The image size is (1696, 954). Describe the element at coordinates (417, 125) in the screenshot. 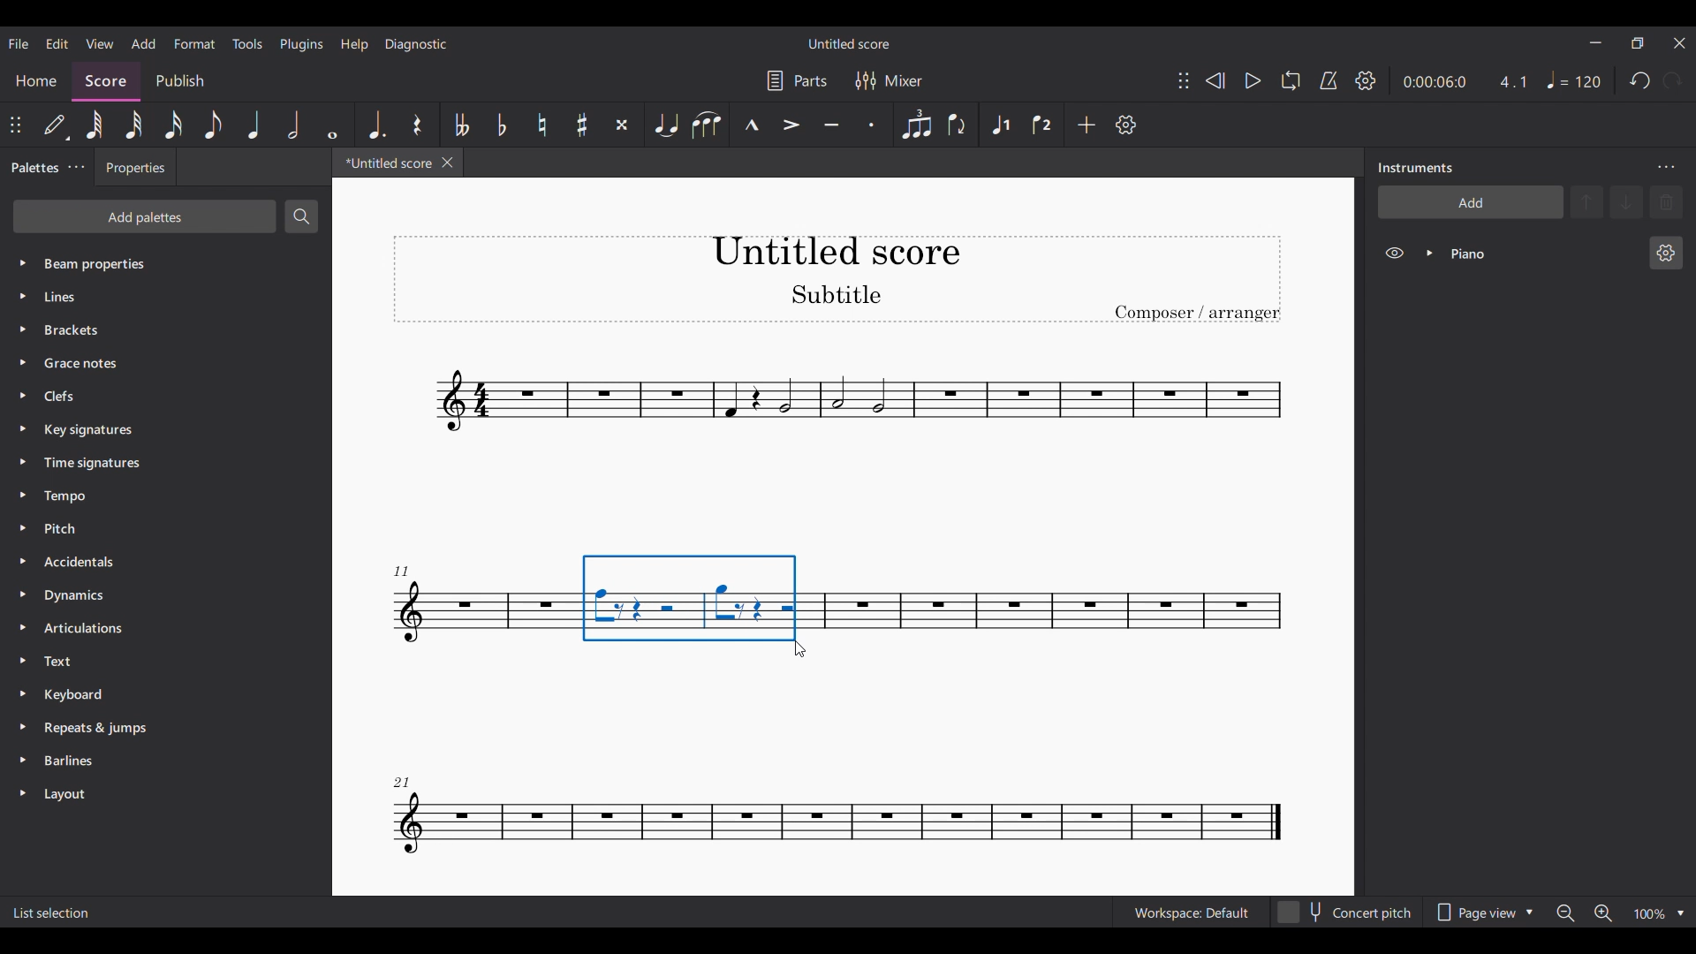

I see `Rest` at that location.